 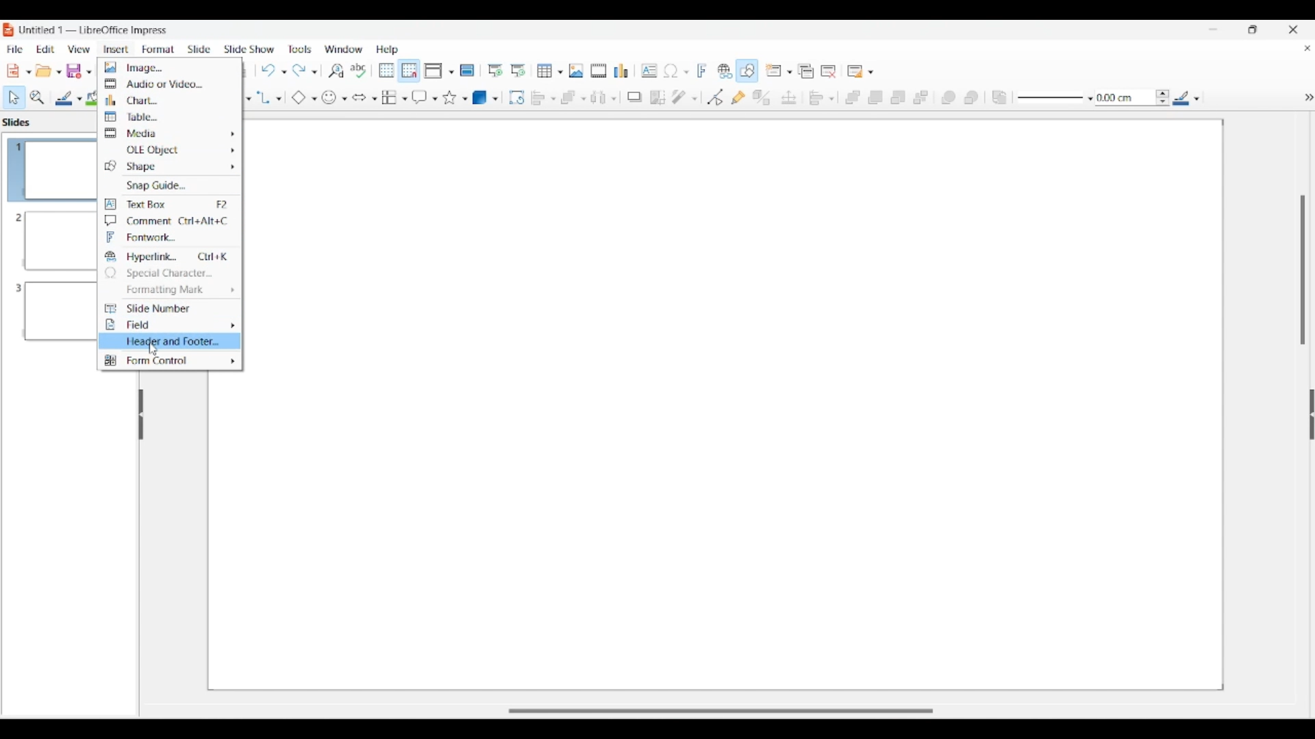 What do you see at coordinates (573, 98) in the screenshot?
I see `Arrange options` at bounding box center [573, 98].